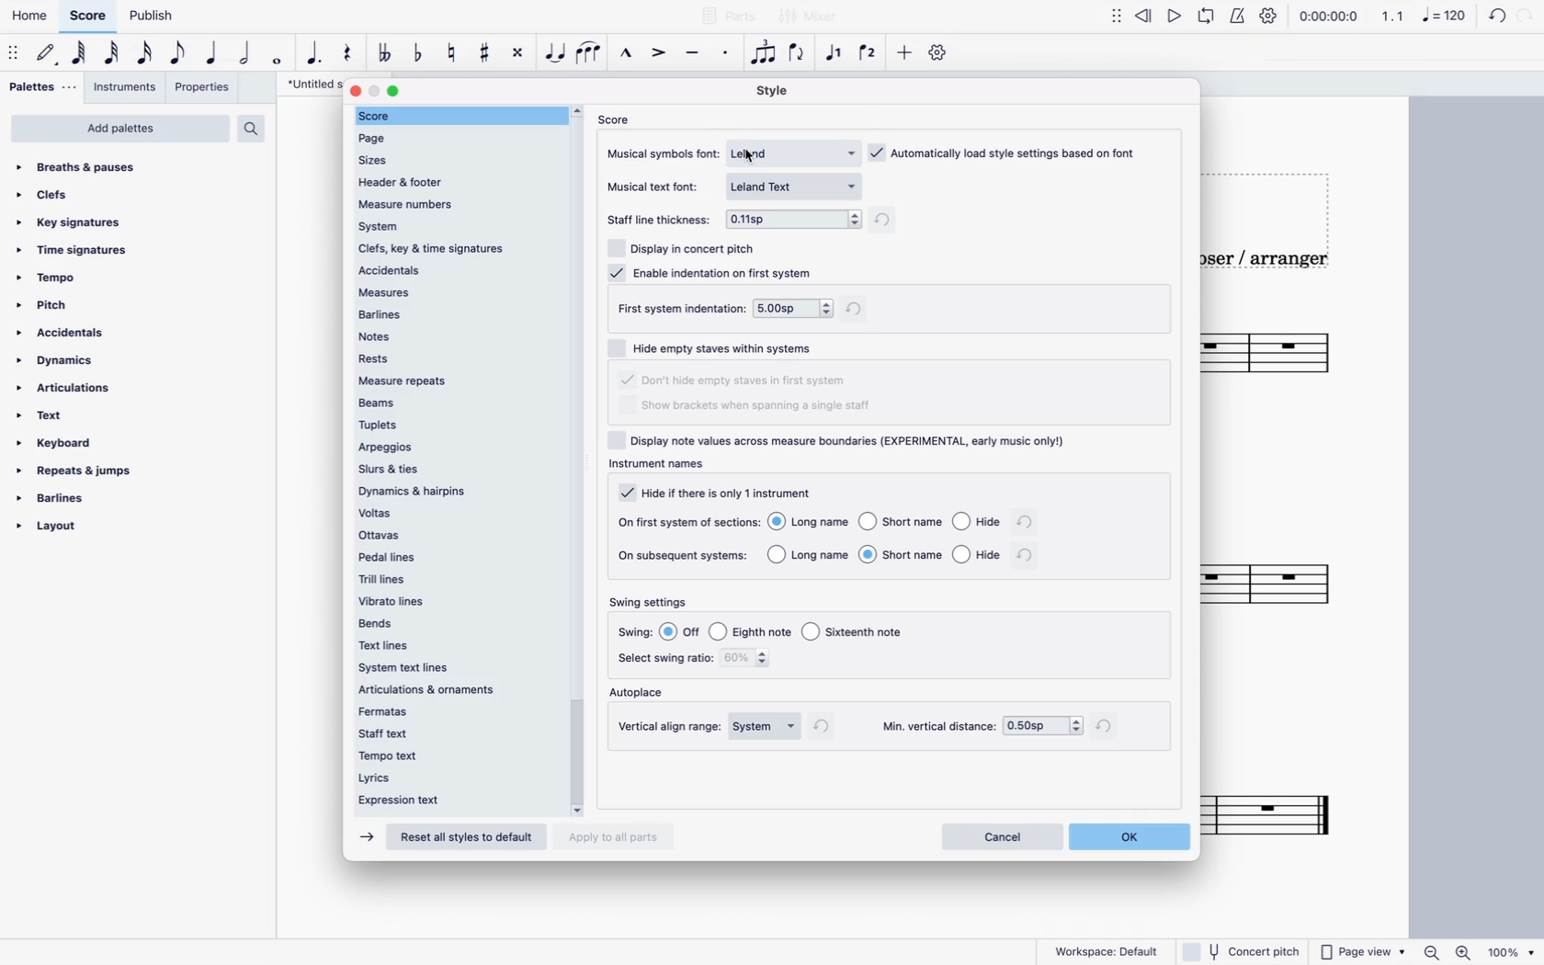 Image resolution: width=1544 pixels, height=965 pixels. Describe the element at coordinates (663, 466) in the screenshot. I see `instrument names` at that location.